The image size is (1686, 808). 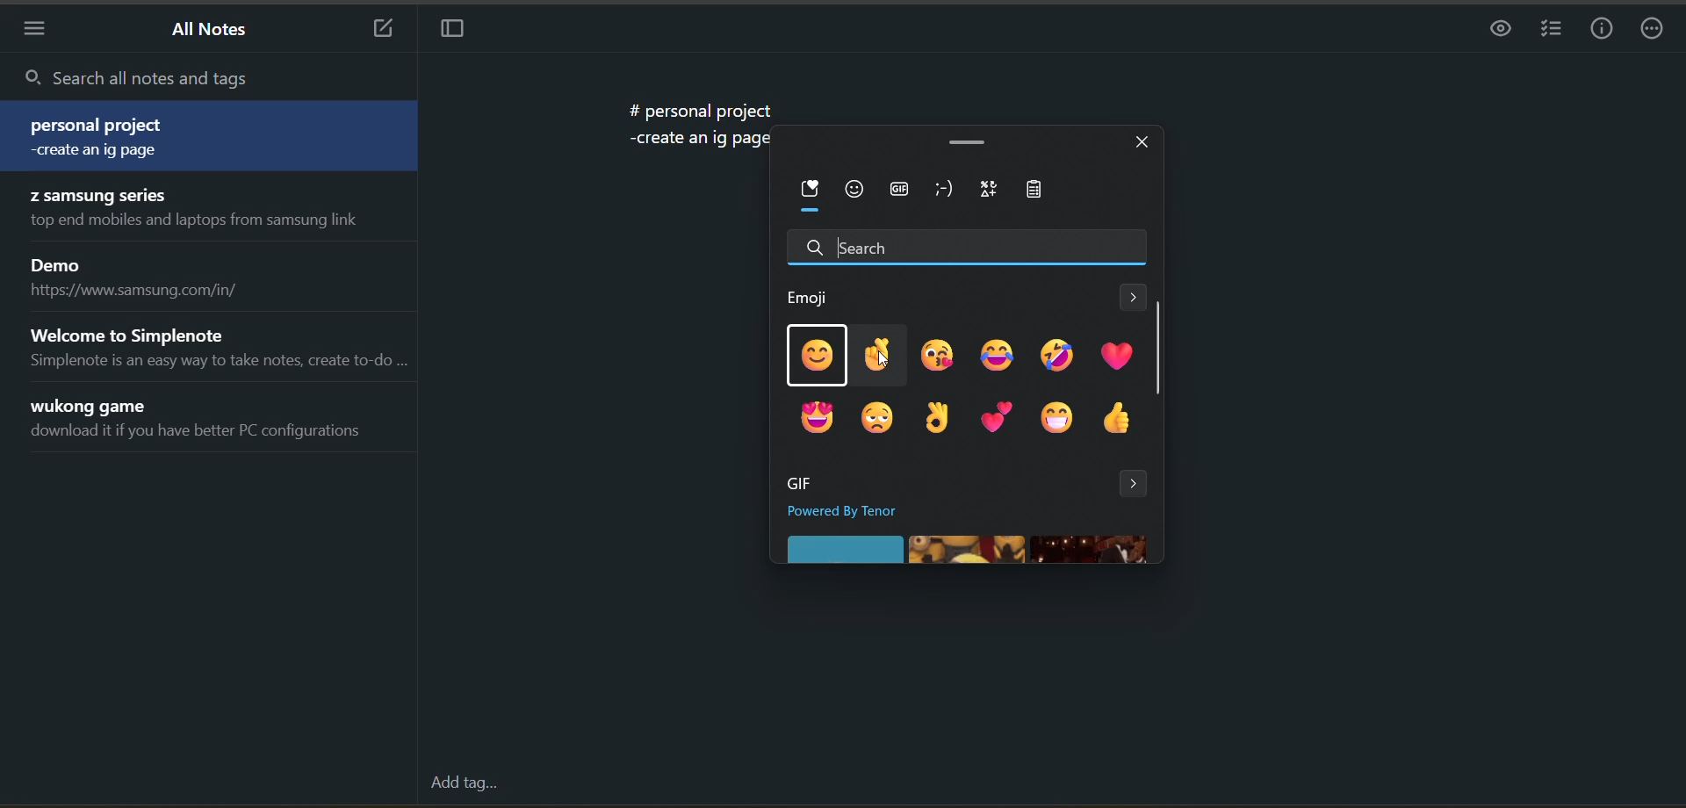 I want to click on symbols, so click(x=991, y=189).